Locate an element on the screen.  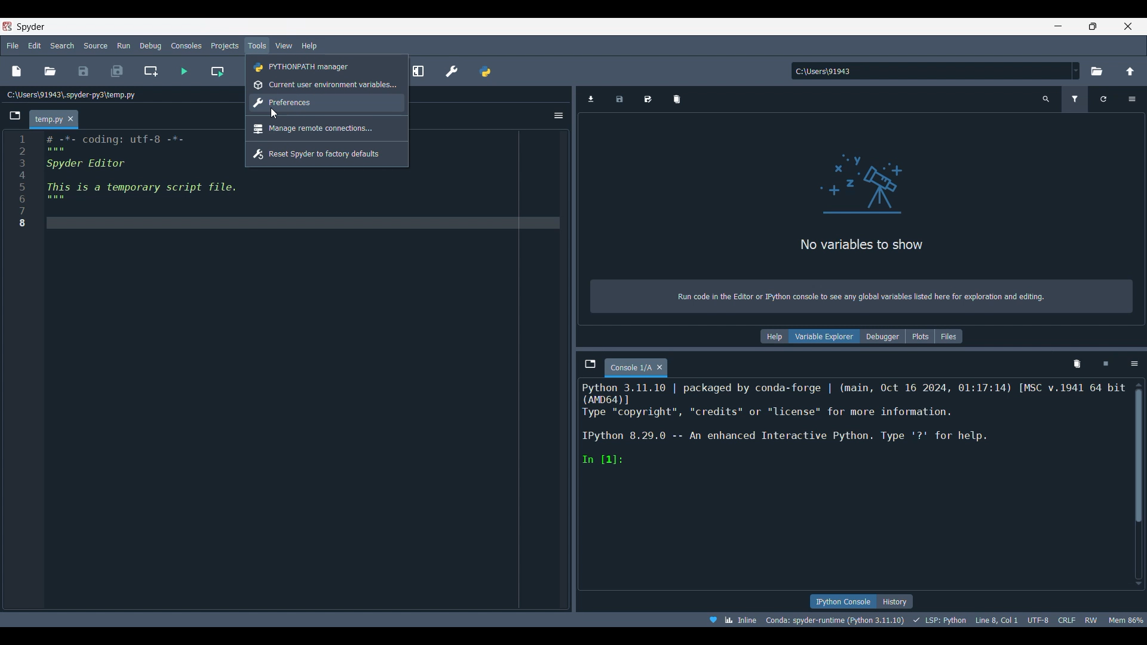
IPython console is located at coordinates (842, 601).